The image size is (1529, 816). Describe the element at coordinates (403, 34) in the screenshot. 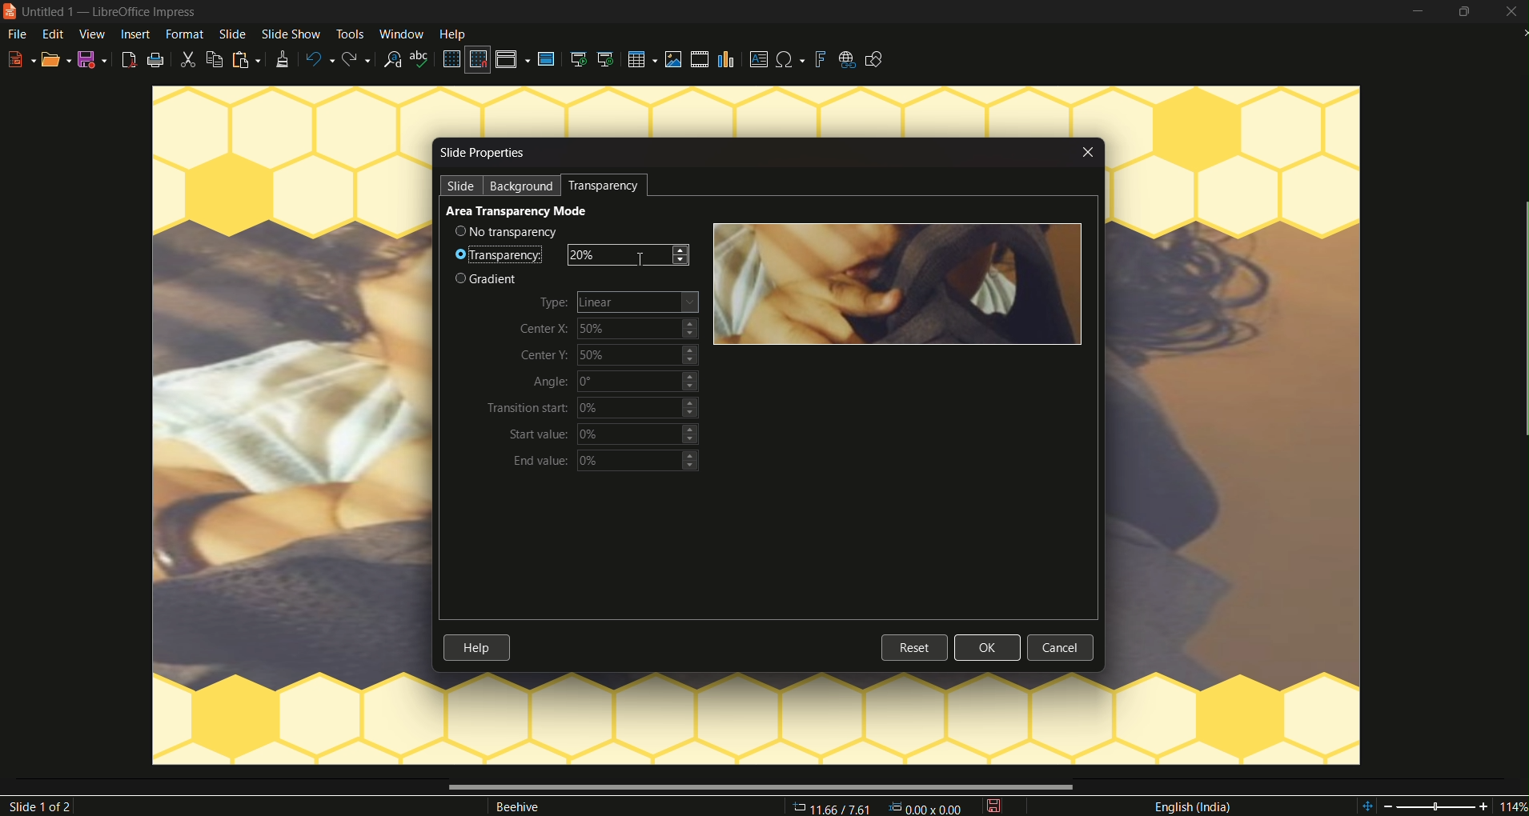

I see `window` at that location.